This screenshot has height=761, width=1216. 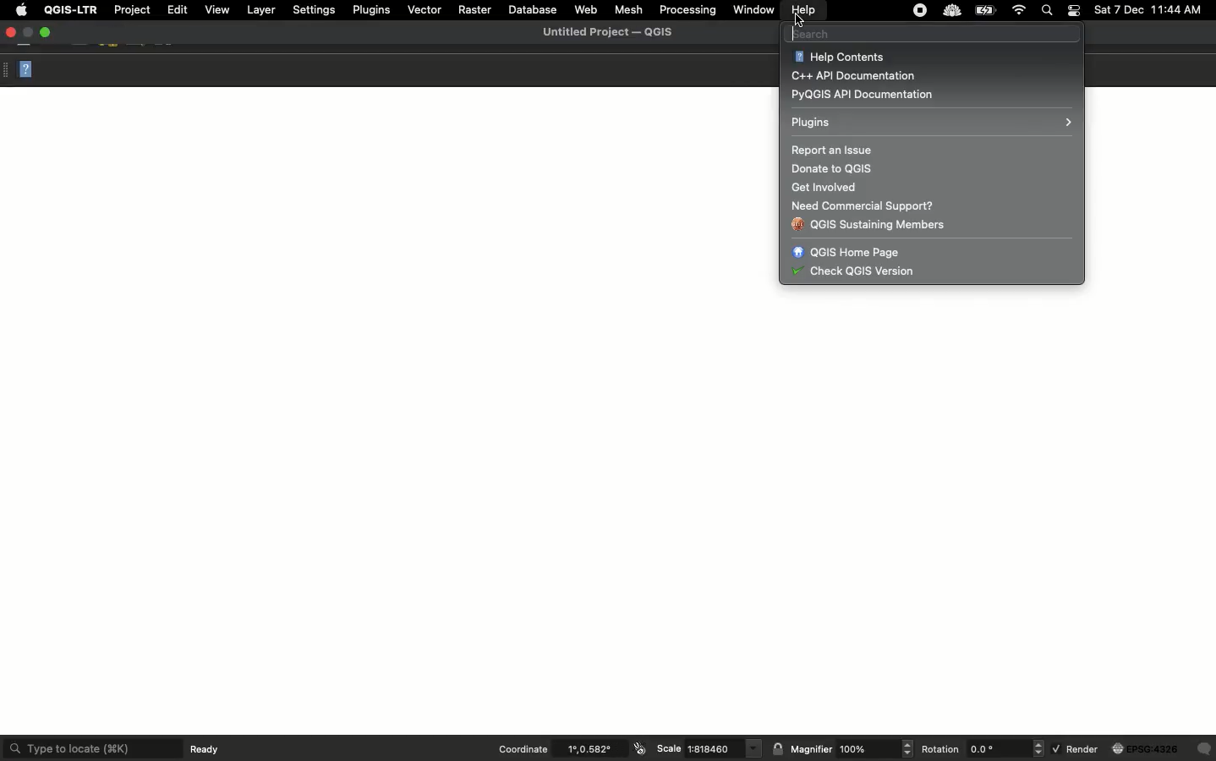 What do you see at coordinates (425, 9) in the screenshot?
I see `Vector` at bounding box center [425, 9].